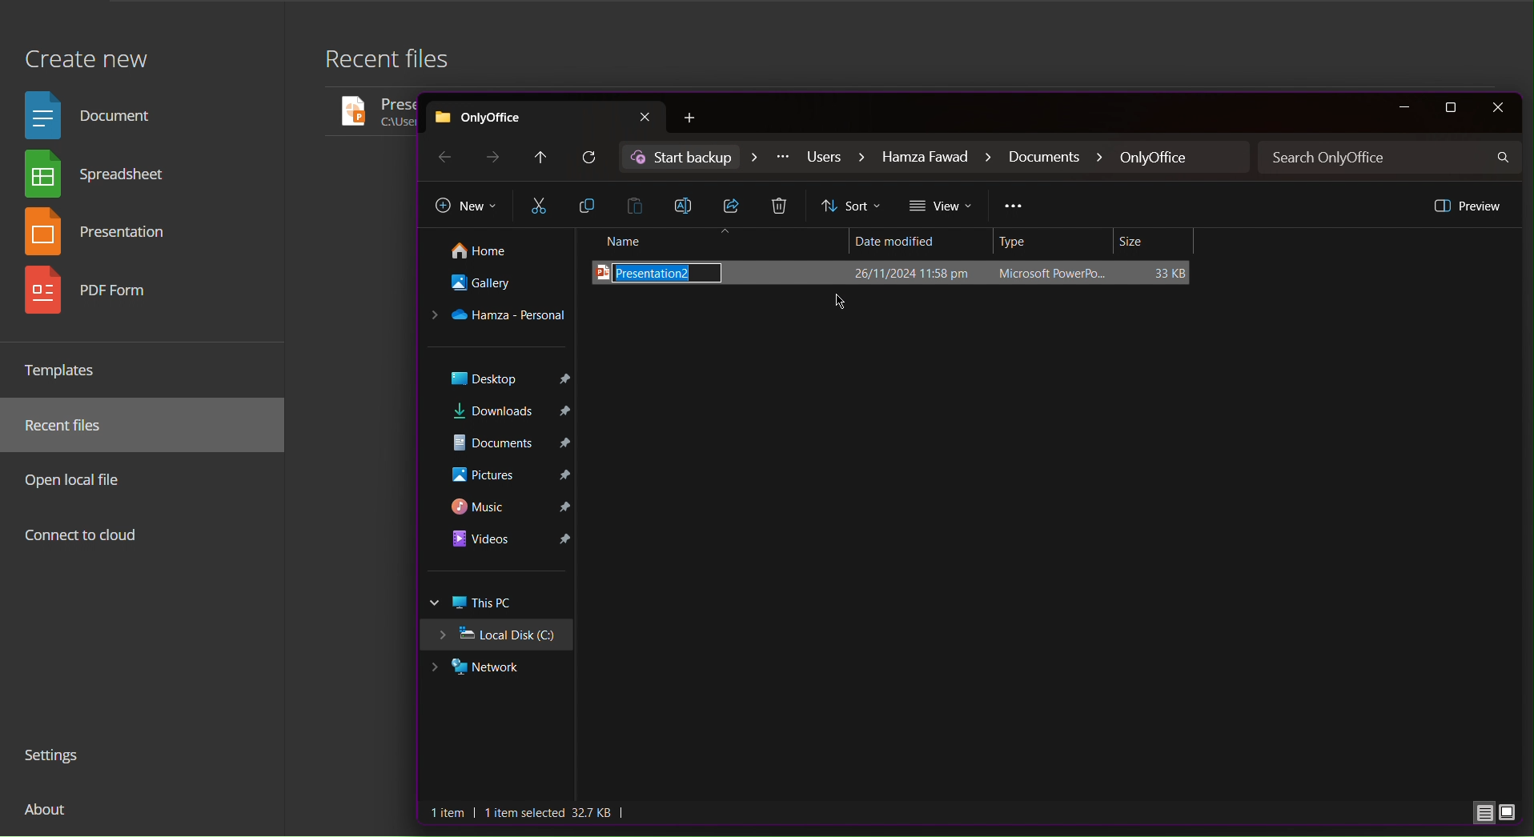 The image size is (1534, 837). I want to click on New, so click(466, 207).